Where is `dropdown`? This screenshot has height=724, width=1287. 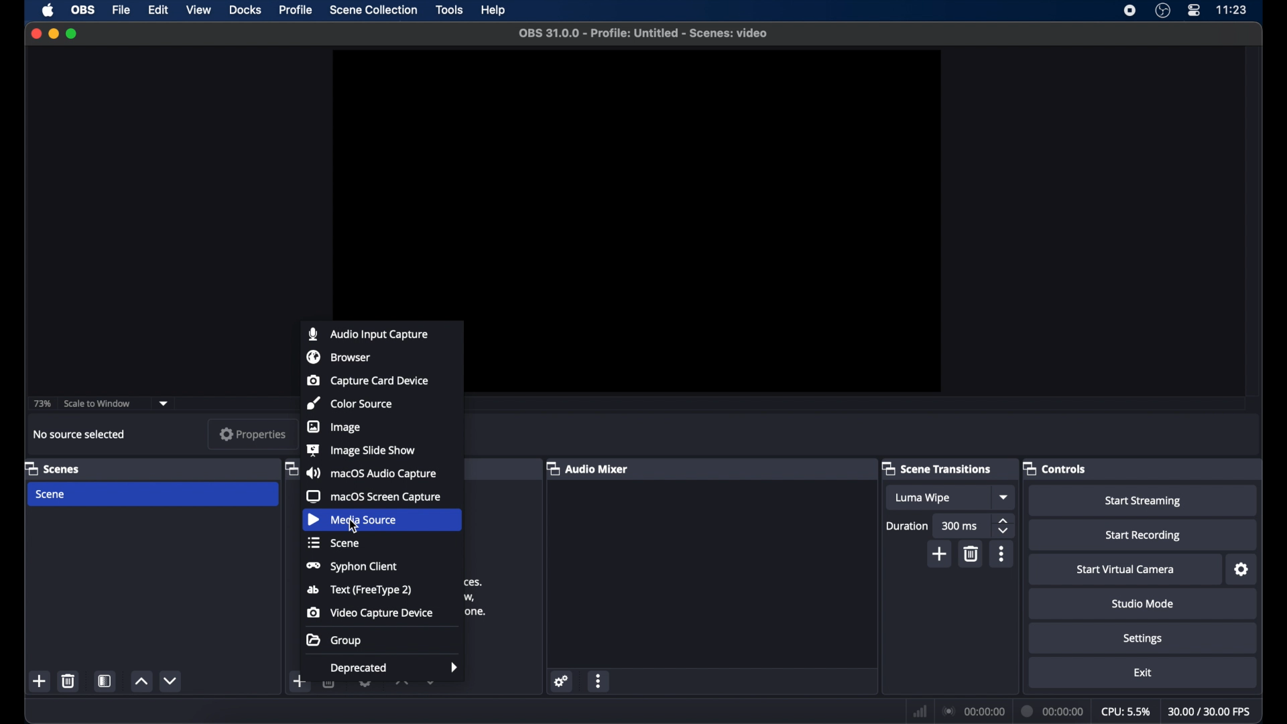 dropdown is located at coordinates (1005, 497).